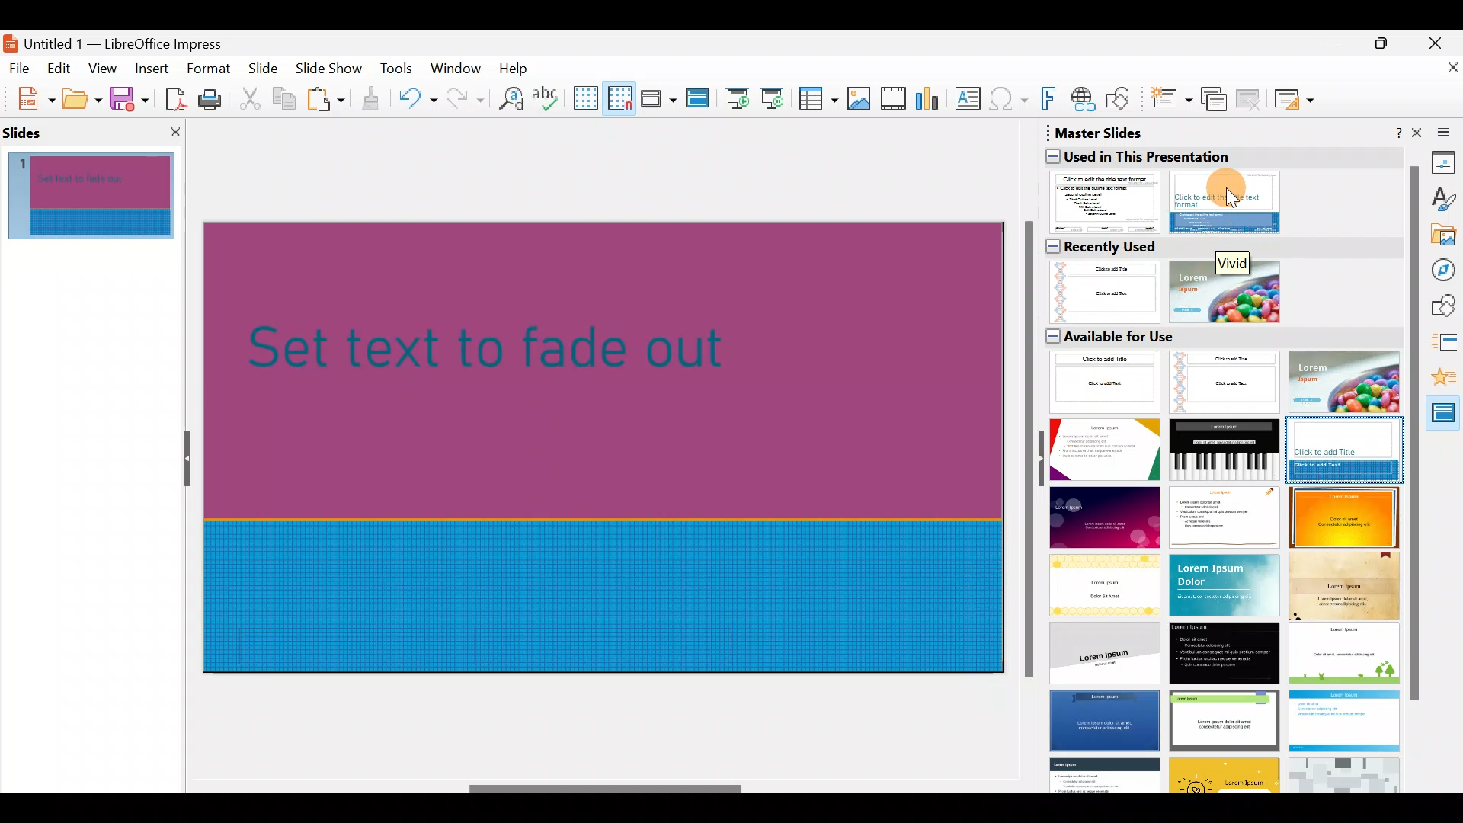 The image size is (1463, 823). Describe the element at coordinates (20, 67) in the screenshot. I see `File` at that location.